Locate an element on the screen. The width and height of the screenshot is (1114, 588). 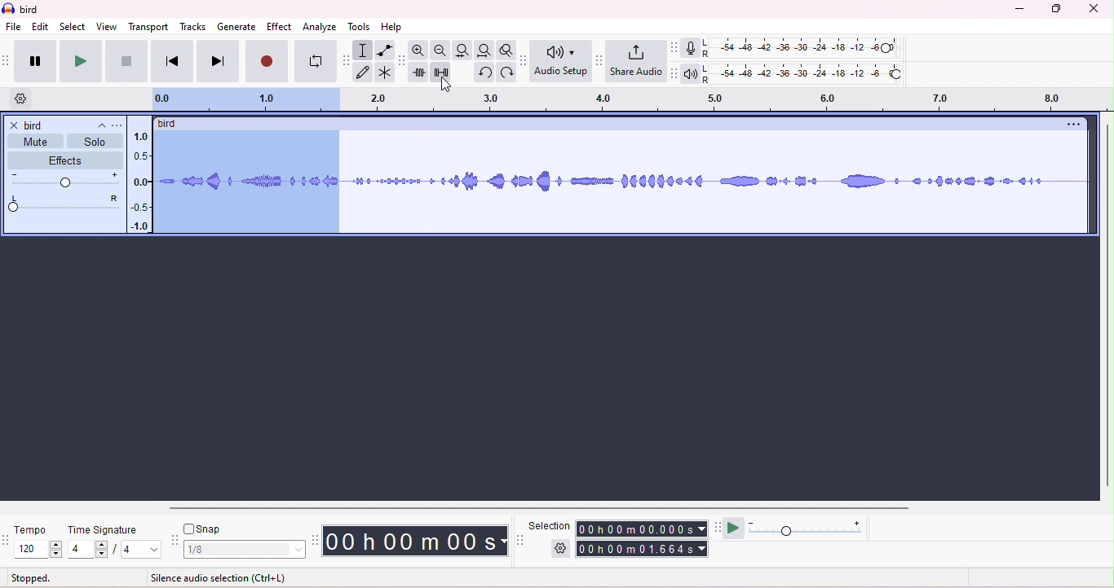
audio set up tool bar is located at coordinates (525, 60).